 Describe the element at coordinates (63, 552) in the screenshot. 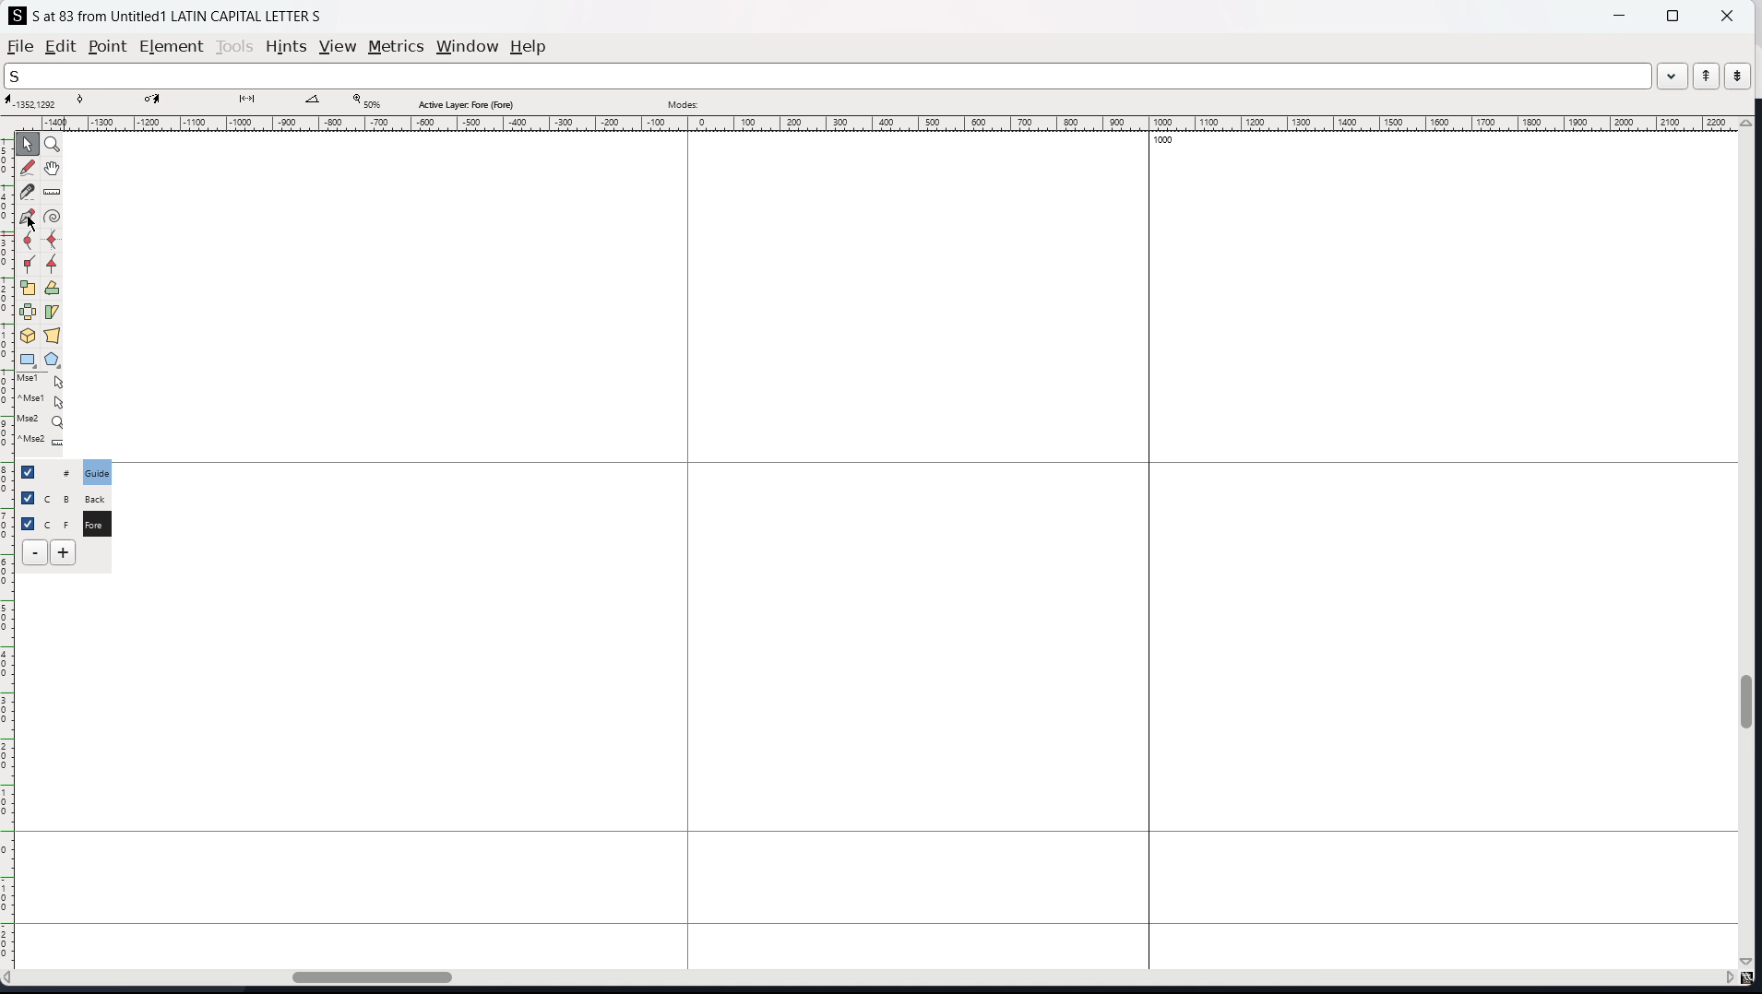

I see `add layers` at that location.